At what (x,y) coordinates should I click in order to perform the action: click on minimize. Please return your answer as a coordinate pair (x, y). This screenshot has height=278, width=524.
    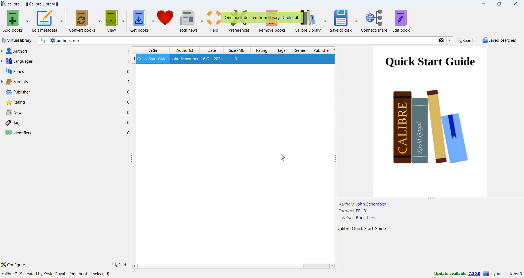
    Looking at the image, I should click on (485, 4).